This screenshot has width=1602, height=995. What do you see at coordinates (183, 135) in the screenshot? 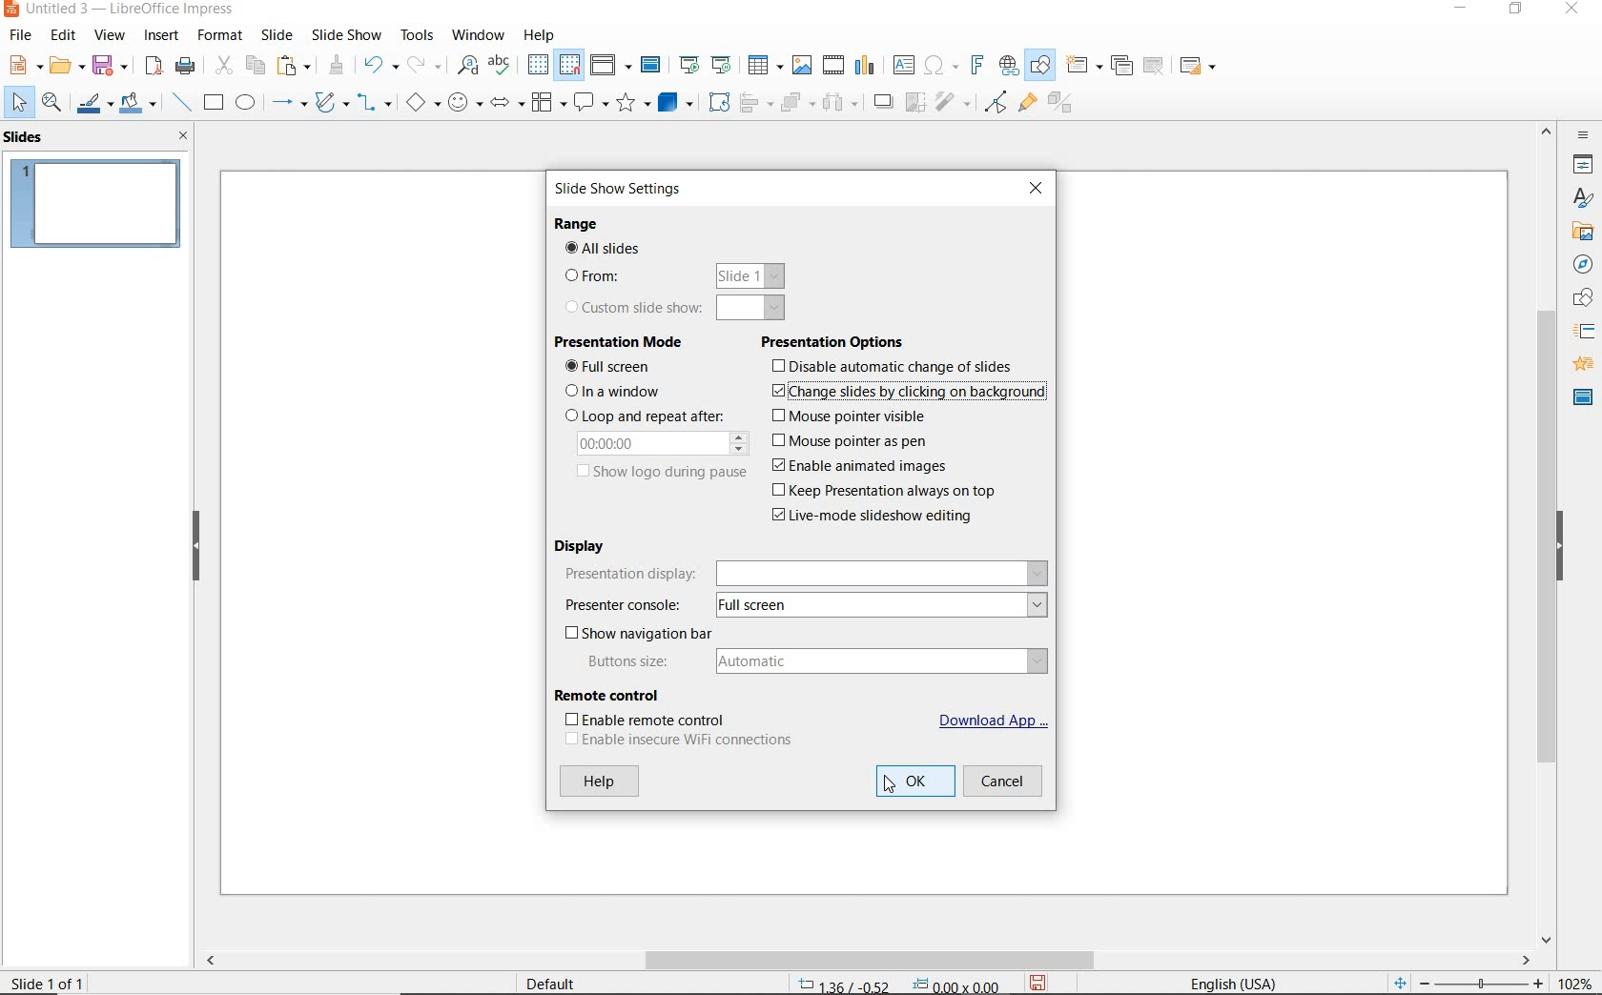
I see `CLOSE` at bounding box center [183, 135].